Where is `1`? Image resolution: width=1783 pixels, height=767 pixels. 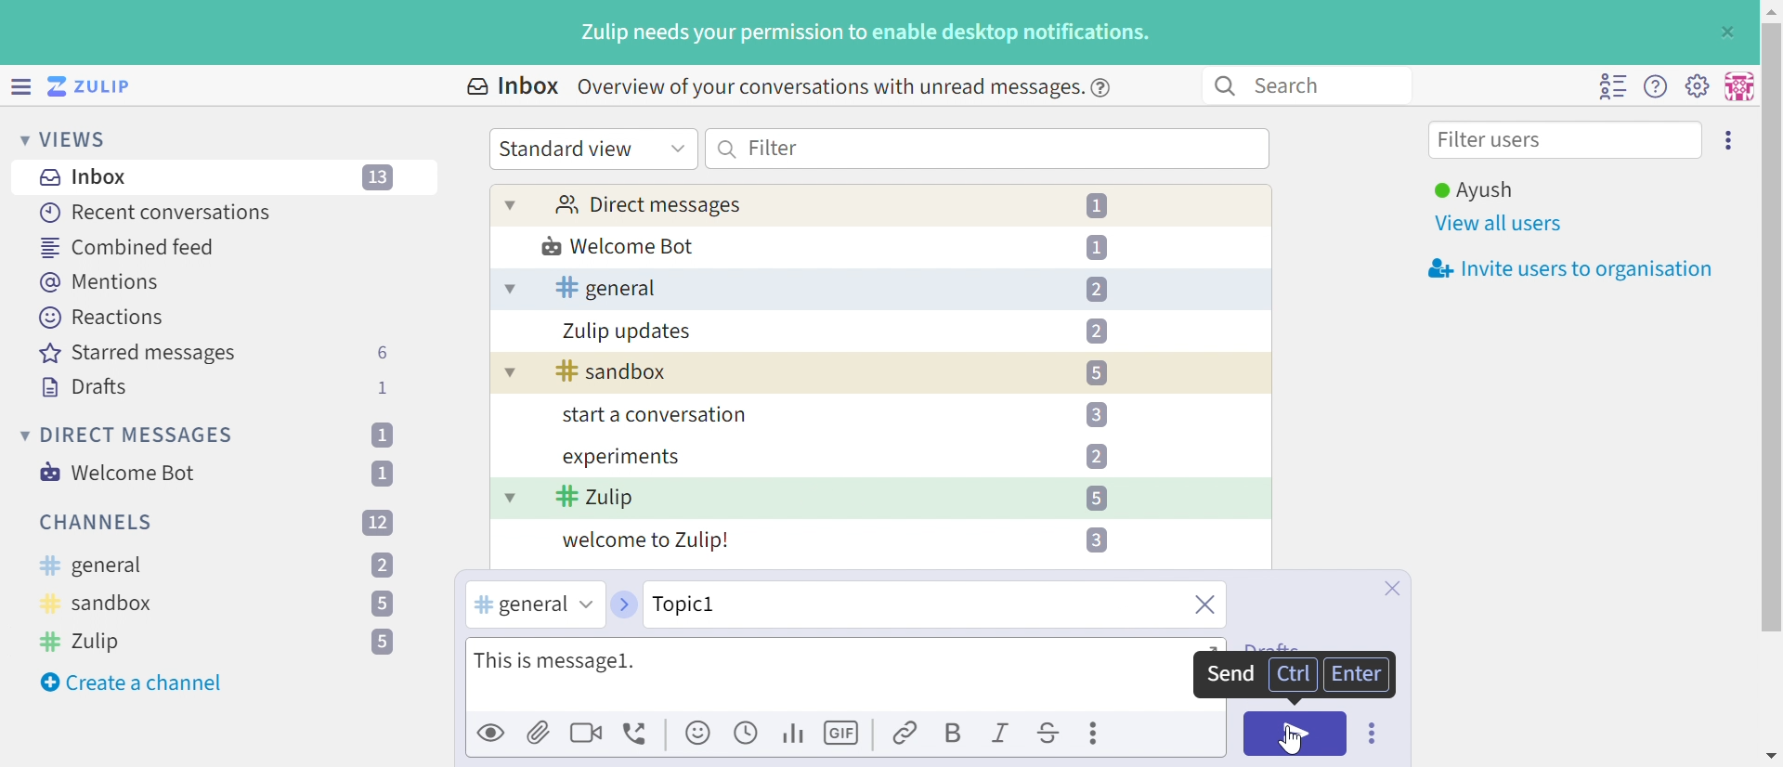 1 is located at coordinates (381, 435).